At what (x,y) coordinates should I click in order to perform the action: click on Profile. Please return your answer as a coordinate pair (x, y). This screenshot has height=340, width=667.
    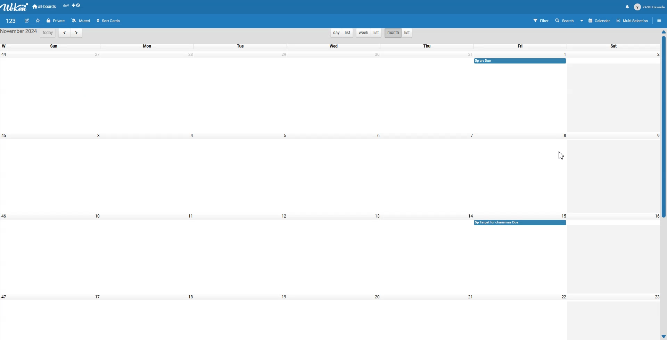
    Looking at the image, I should click on (650, 7).